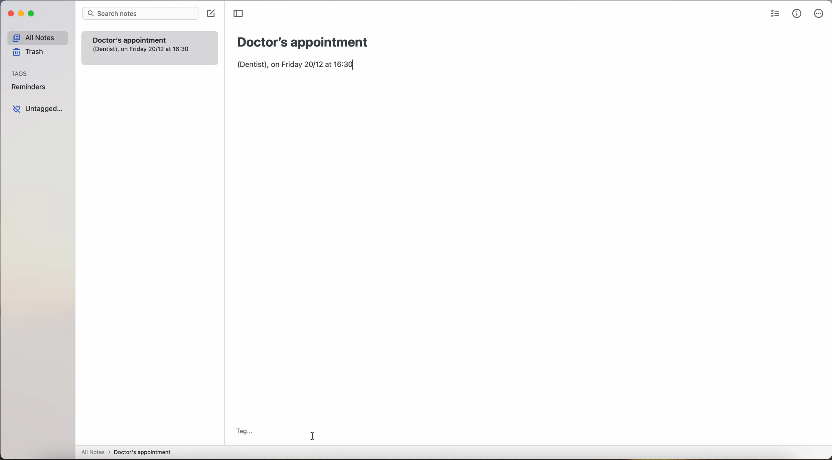  Describe the element at coordinates (9, 13) in the screenshot. I see `close app` at that location.